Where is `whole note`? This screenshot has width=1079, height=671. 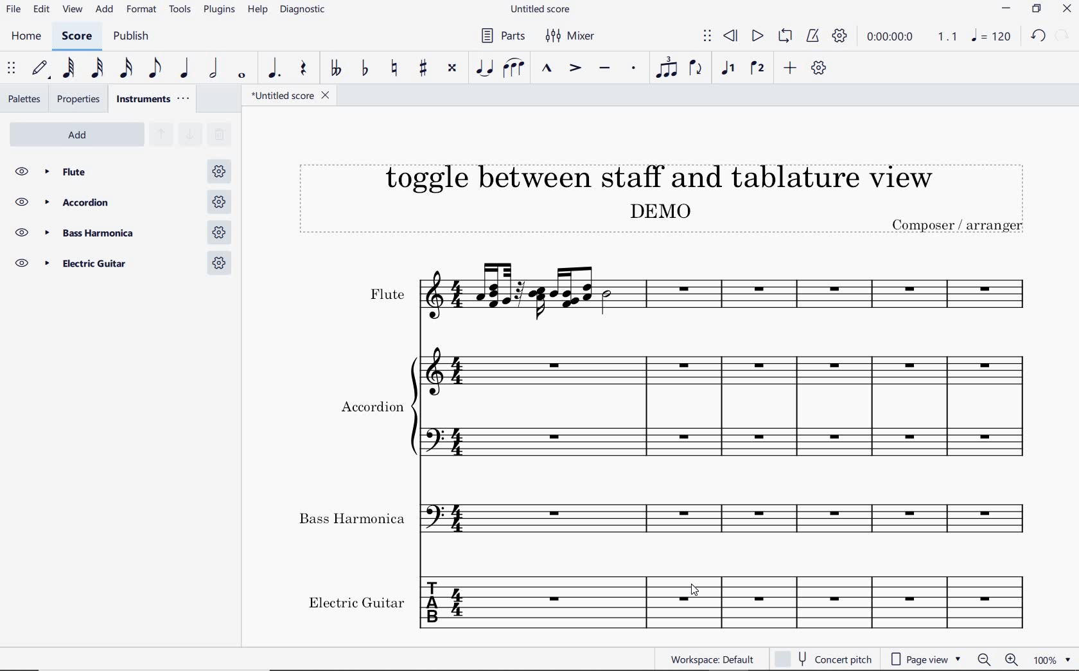
whole note is located at coordinates (241, 75).